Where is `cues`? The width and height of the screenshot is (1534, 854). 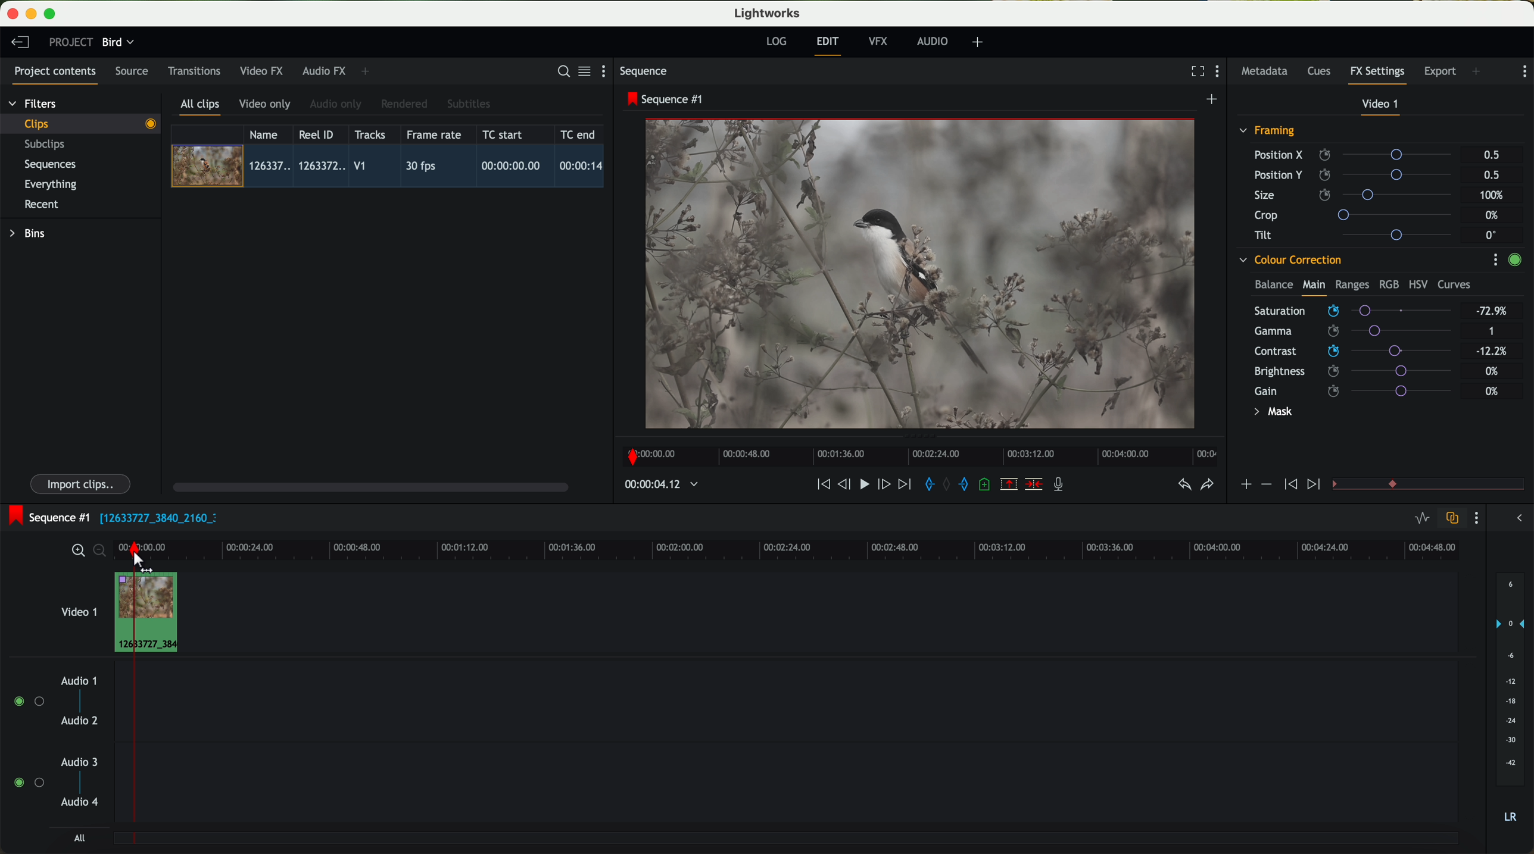 cues is located at coordinates (1323, 72).